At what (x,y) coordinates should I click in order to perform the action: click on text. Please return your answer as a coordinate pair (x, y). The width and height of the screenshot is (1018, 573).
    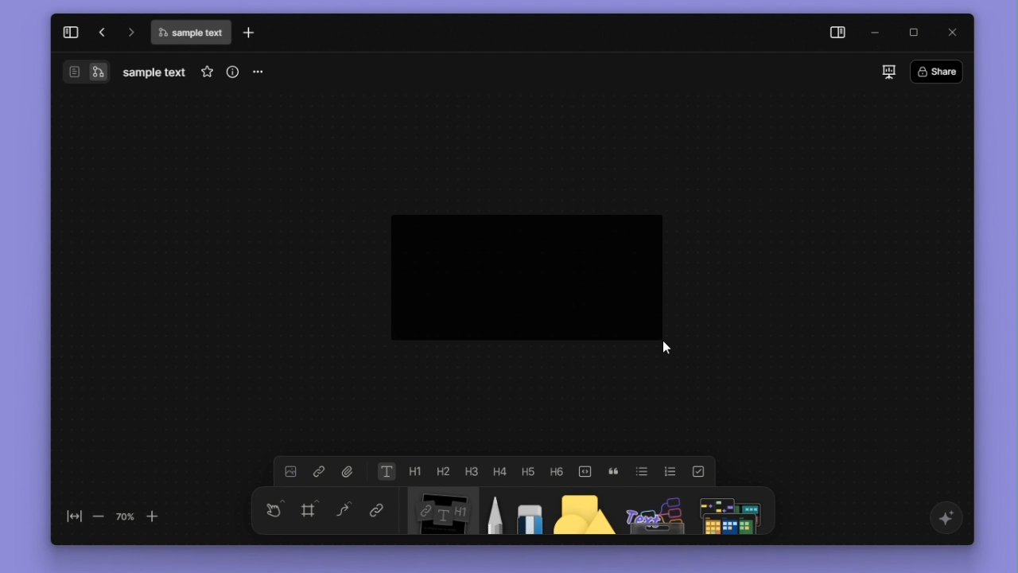
    Looking at the image, I should click on (386, 472).